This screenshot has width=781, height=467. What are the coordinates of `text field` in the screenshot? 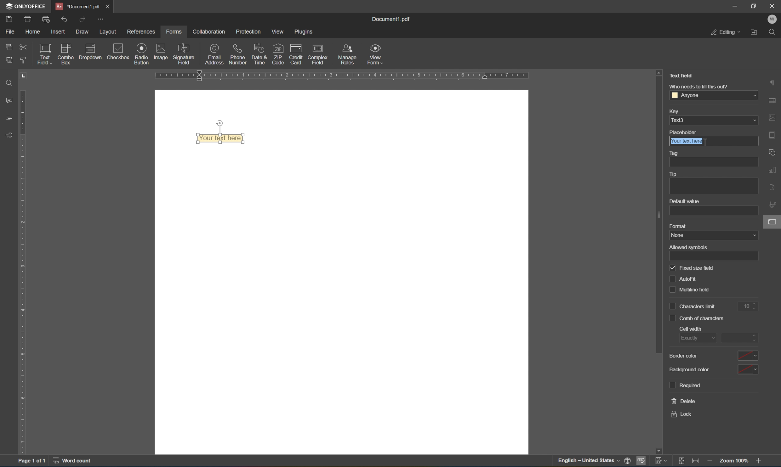 It's located at (44, 53).